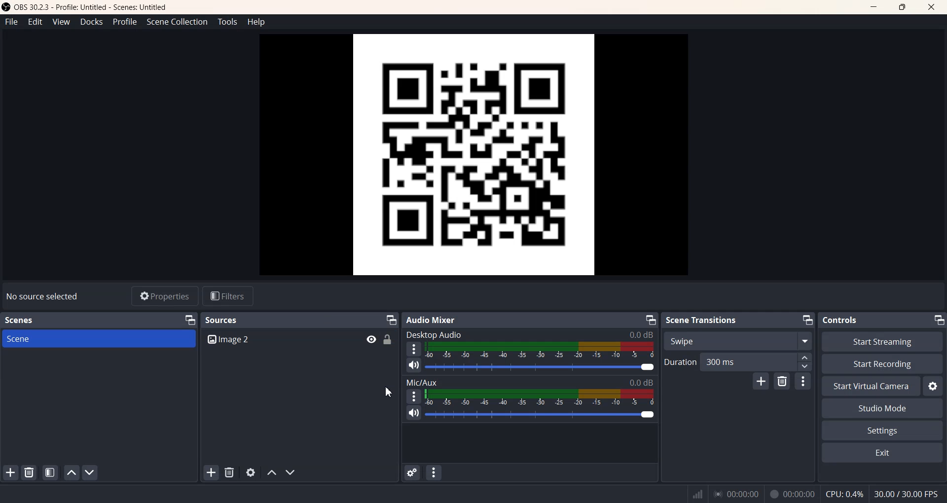 This screenshot has height=503, width=947. I want to click on Move source up, so click(271, 473).